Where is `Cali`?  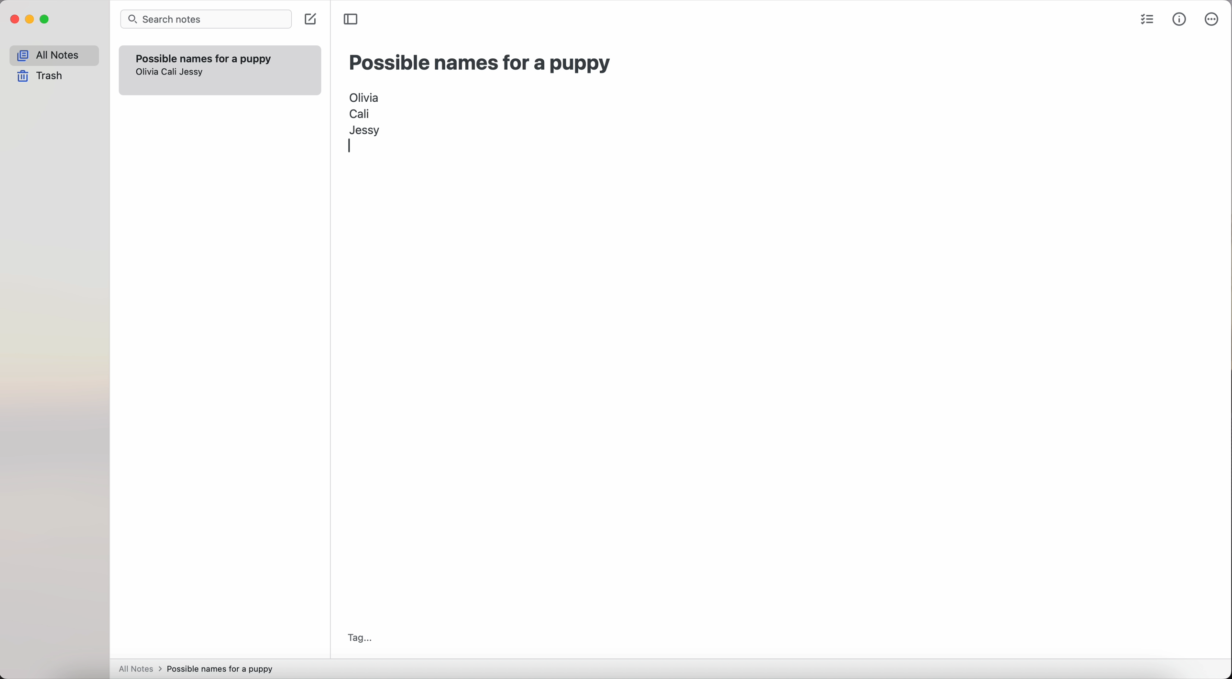
Cali is located at coordinates (360, 113).